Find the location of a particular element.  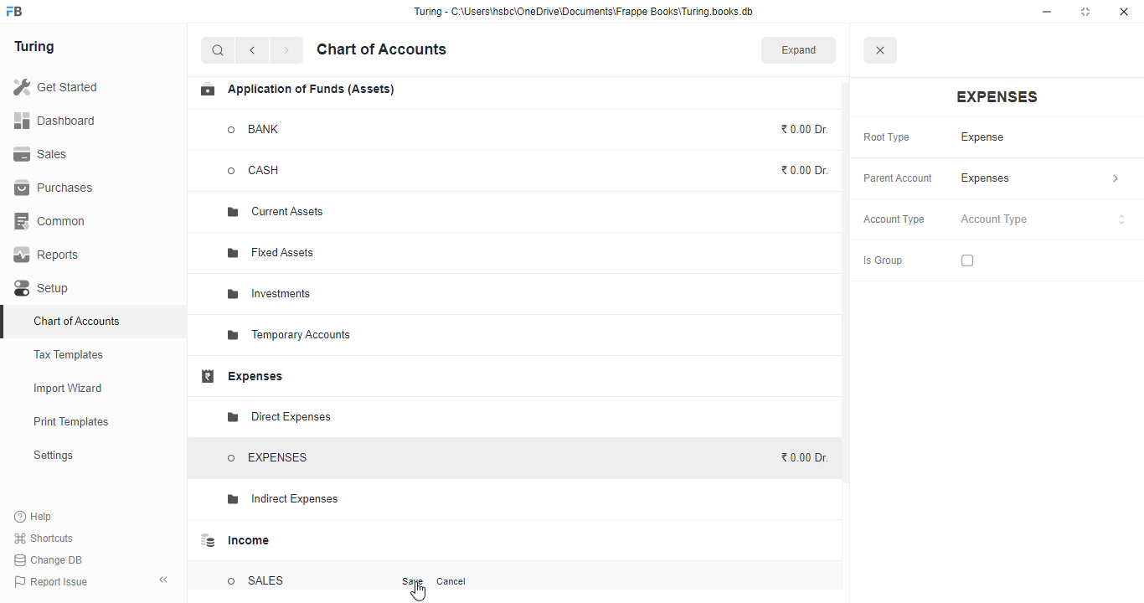

report issue is located at coordinates (50, 581).